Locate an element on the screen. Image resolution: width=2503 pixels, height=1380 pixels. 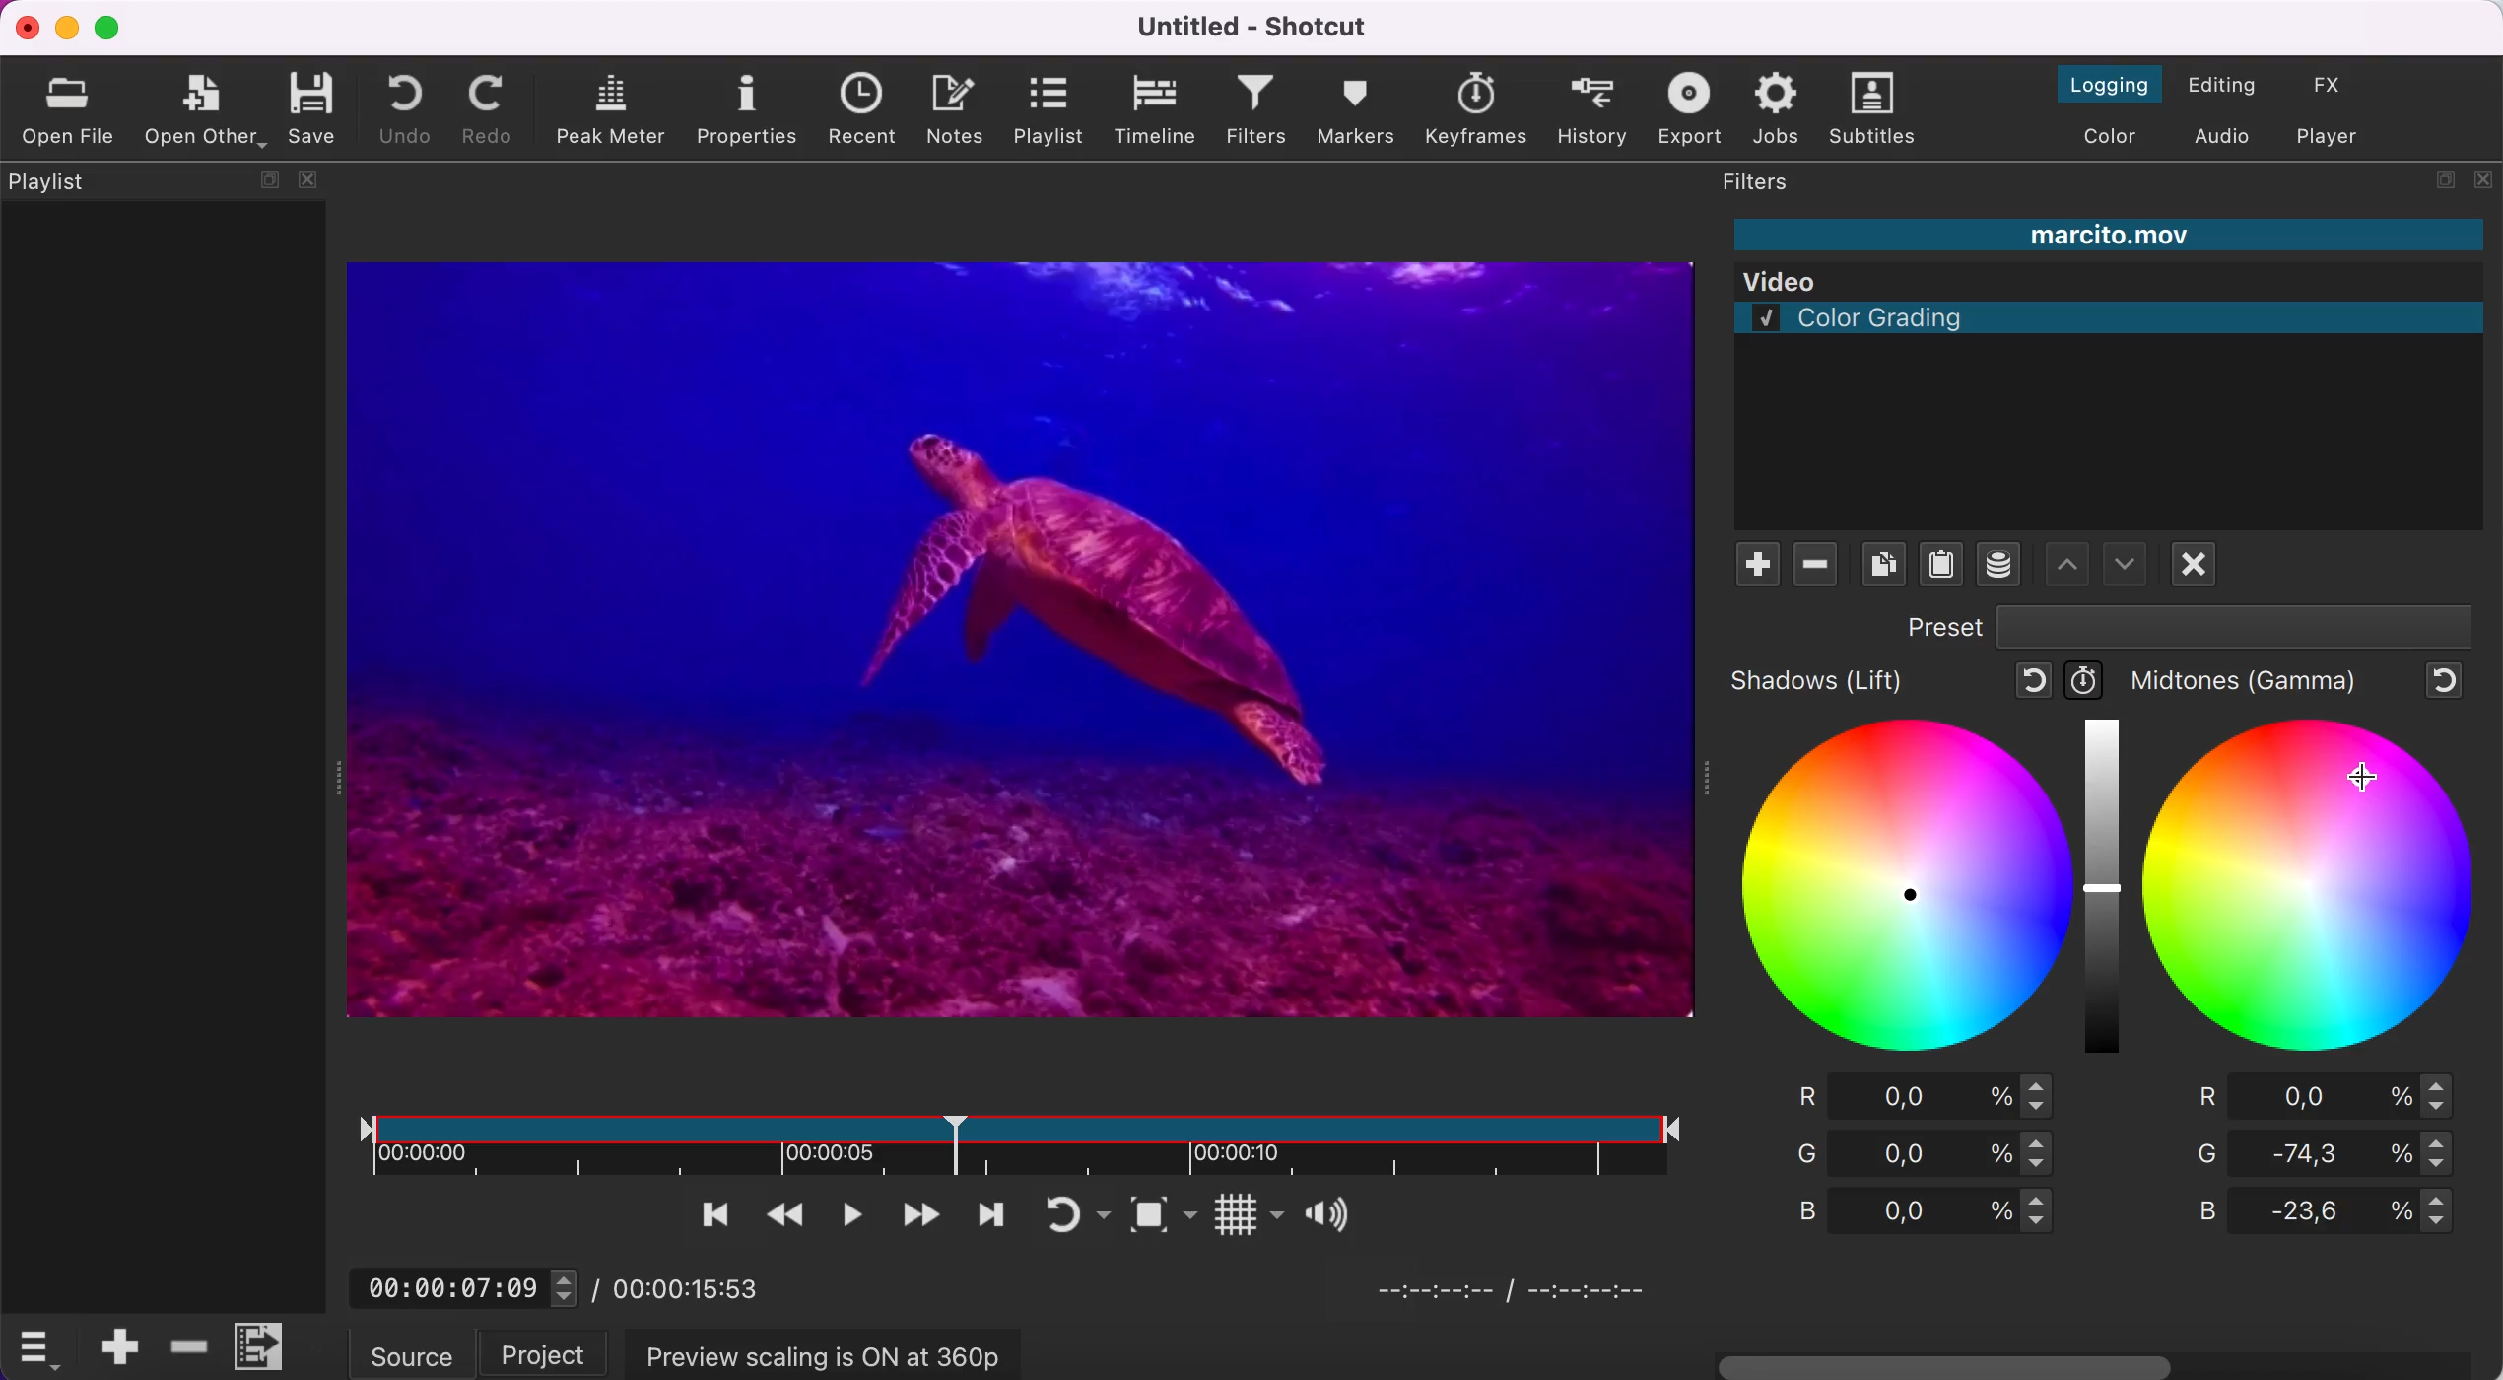
blue is located at coordinates (2322, 1210).